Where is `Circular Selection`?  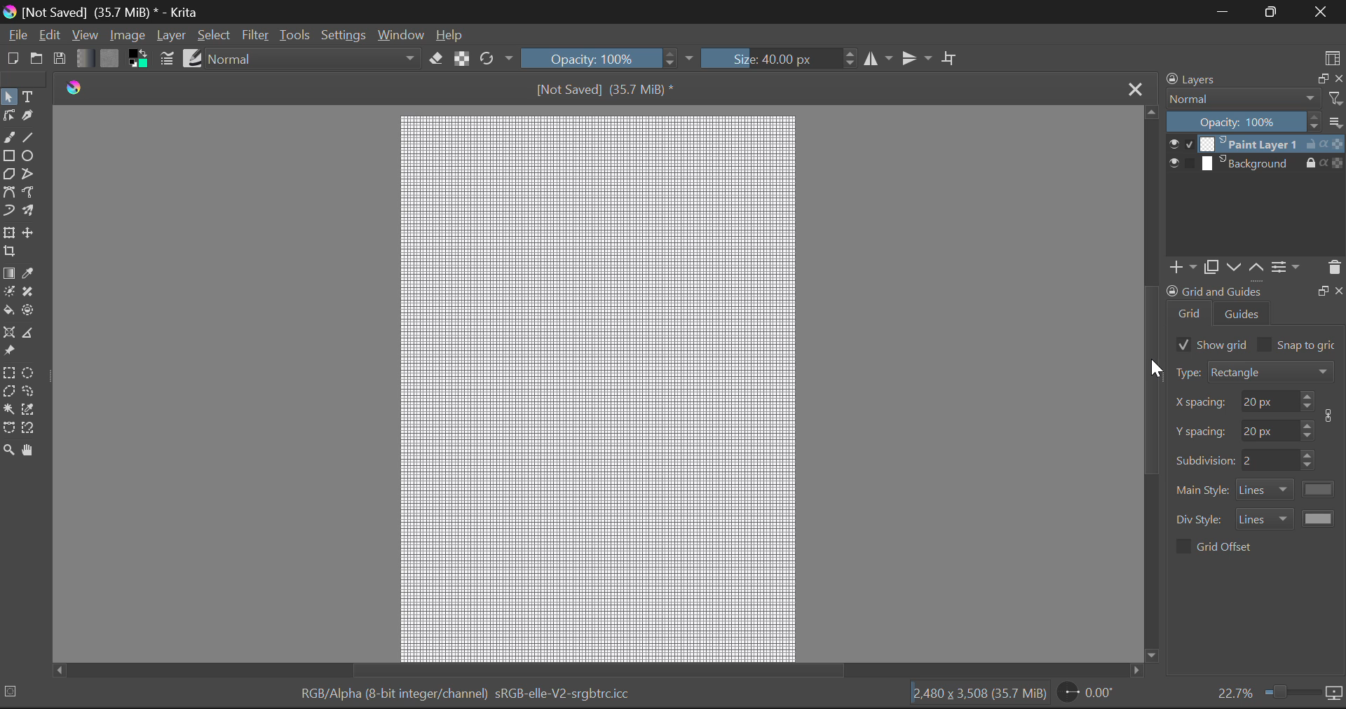
Circular Selection is located at coordinates (30, 373).